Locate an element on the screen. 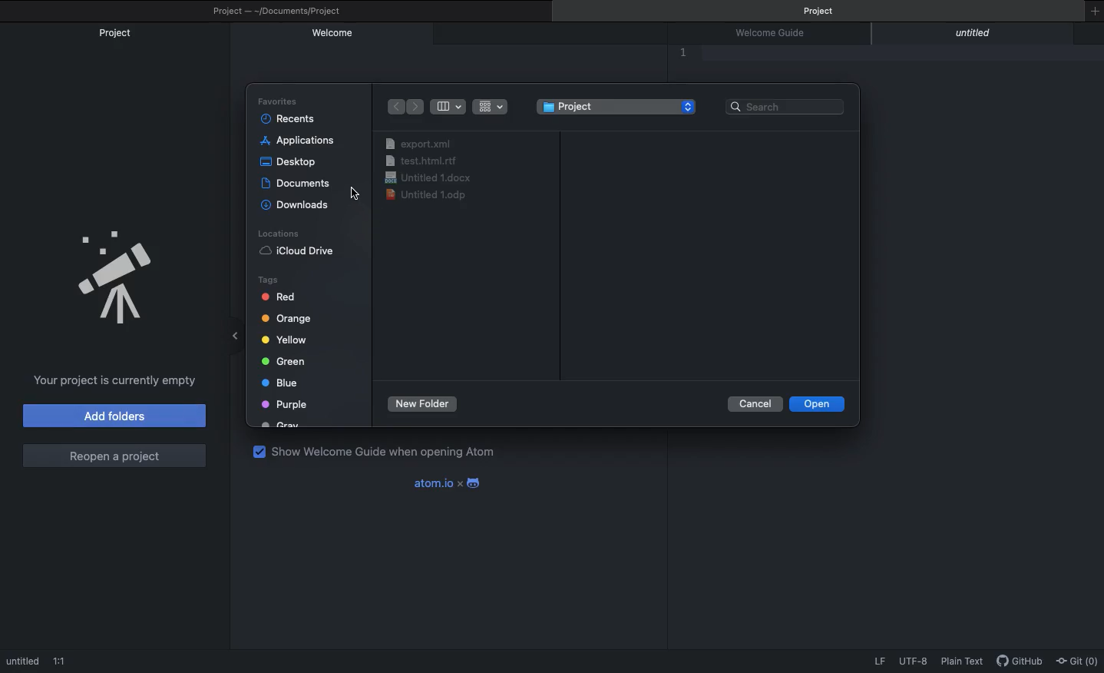 The width and height of the screenshot is (1104, 673). Project is located at coordinates (824, 12).